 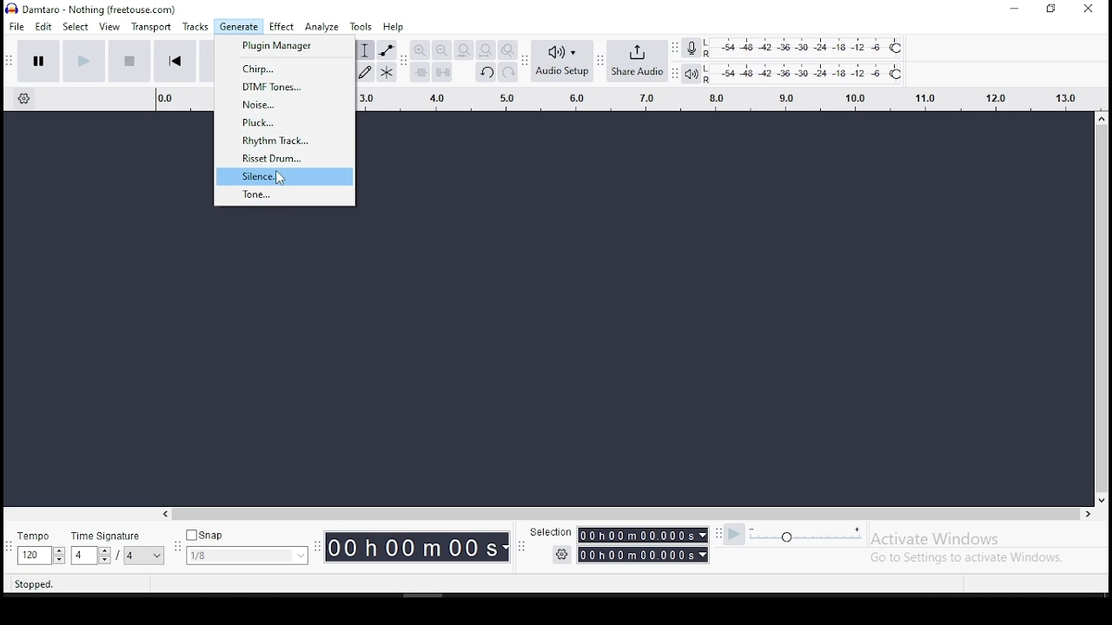 What do you see at coordinates (284, 176) in the screenshot?
I see `silence` at bounding box center [284, 176].